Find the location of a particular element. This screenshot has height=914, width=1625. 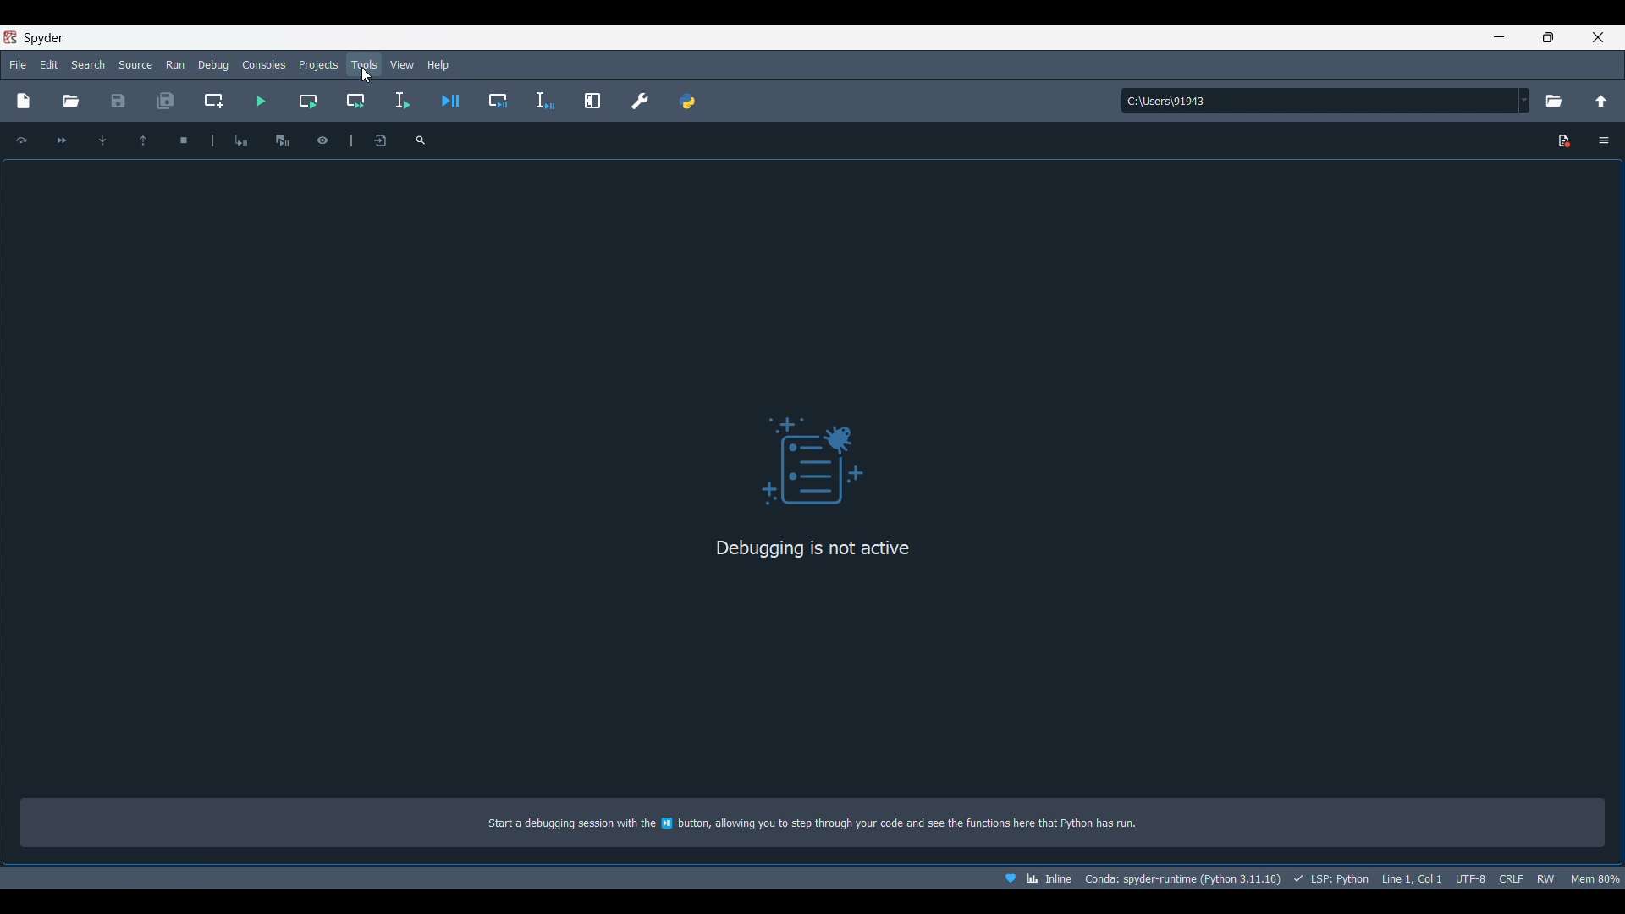

Run current cell and go to the next one is located at coordinates (355, 101).